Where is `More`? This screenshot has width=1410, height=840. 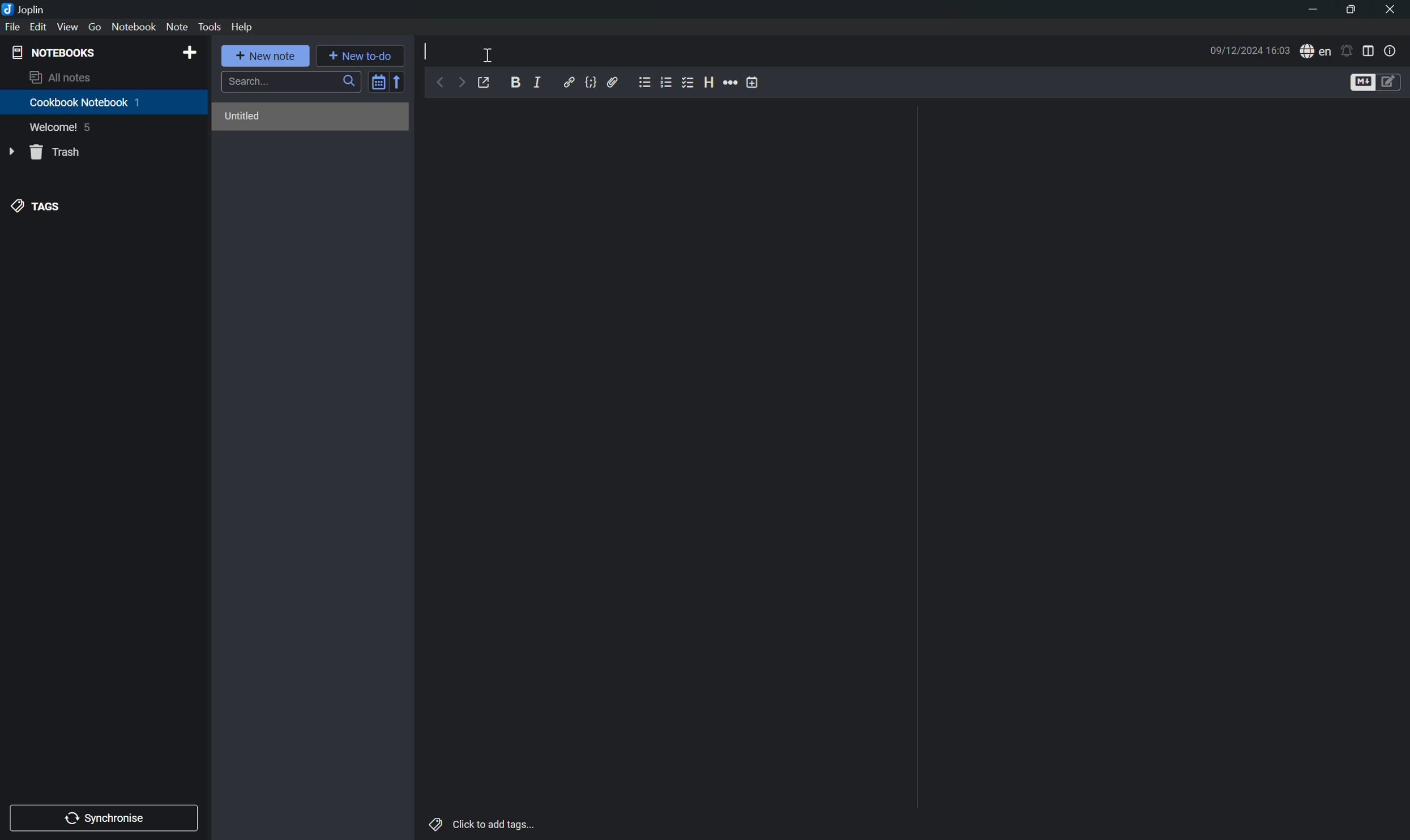 More is located at coordinates (730, 82).